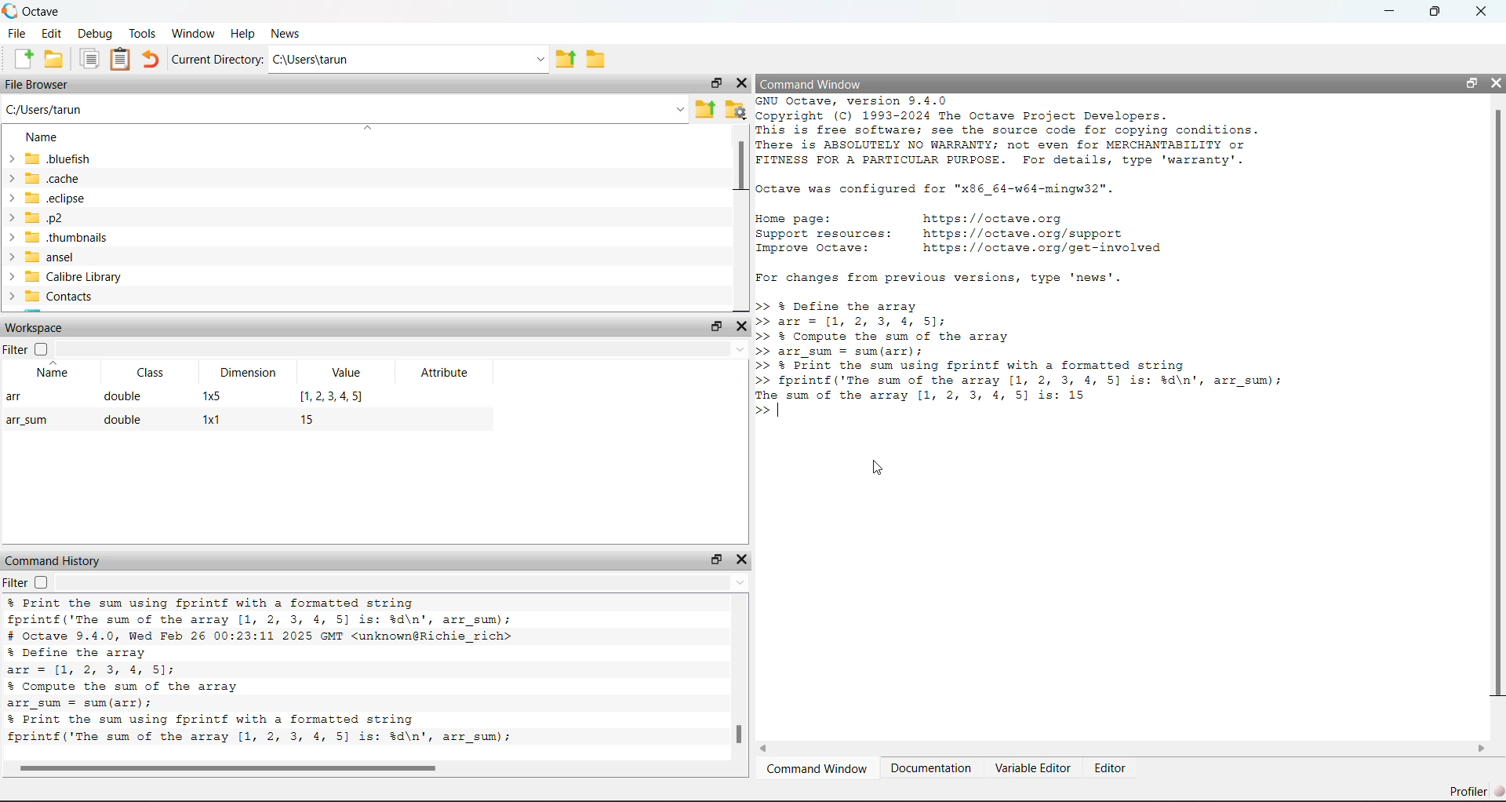 Image resolution: width=1506 pixels, height=802 pixels. Describe the element at coordinates (11, 11) in the screenshot. I see `logo` at that location.